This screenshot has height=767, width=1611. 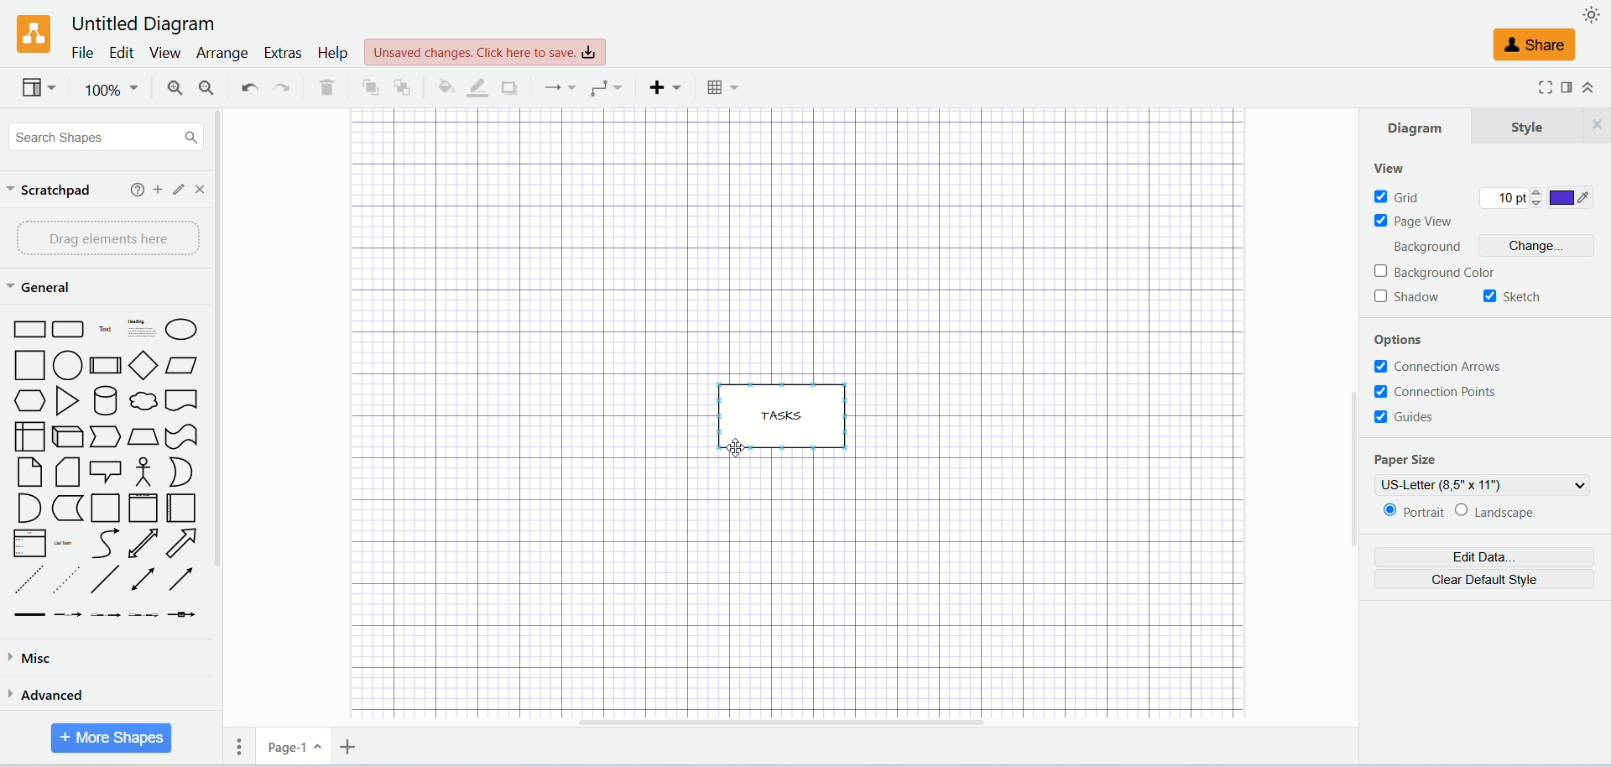 What do you see at coordinates (1567, 88) in the screenshot?
I see `format` at bounding box center [1567, 88].